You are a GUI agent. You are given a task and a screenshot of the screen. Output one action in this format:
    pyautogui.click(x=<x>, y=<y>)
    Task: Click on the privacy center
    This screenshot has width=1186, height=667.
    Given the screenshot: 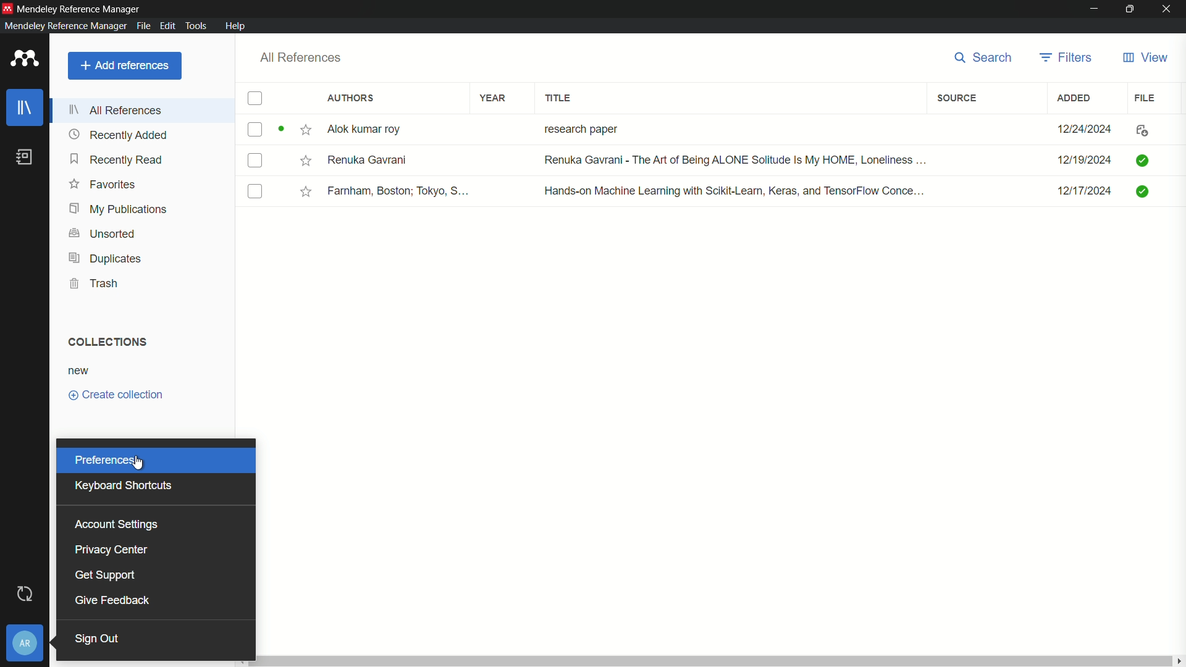 What is the action you would take?
    pyautogui.click(x=111, y=550)
    